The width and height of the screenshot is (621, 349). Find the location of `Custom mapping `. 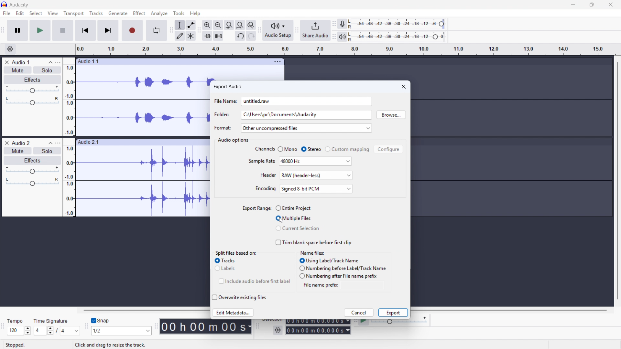

Custom mapping  is located at coordinates (347, 149).